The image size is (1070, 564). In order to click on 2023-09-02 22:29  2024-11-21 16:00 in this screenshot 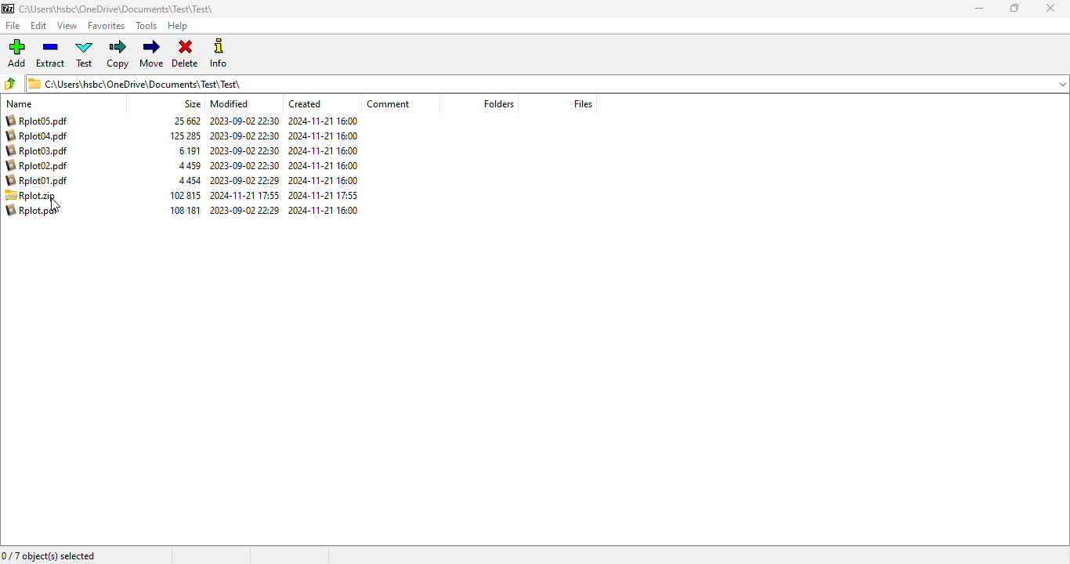, I will do `click(286, 210)`.